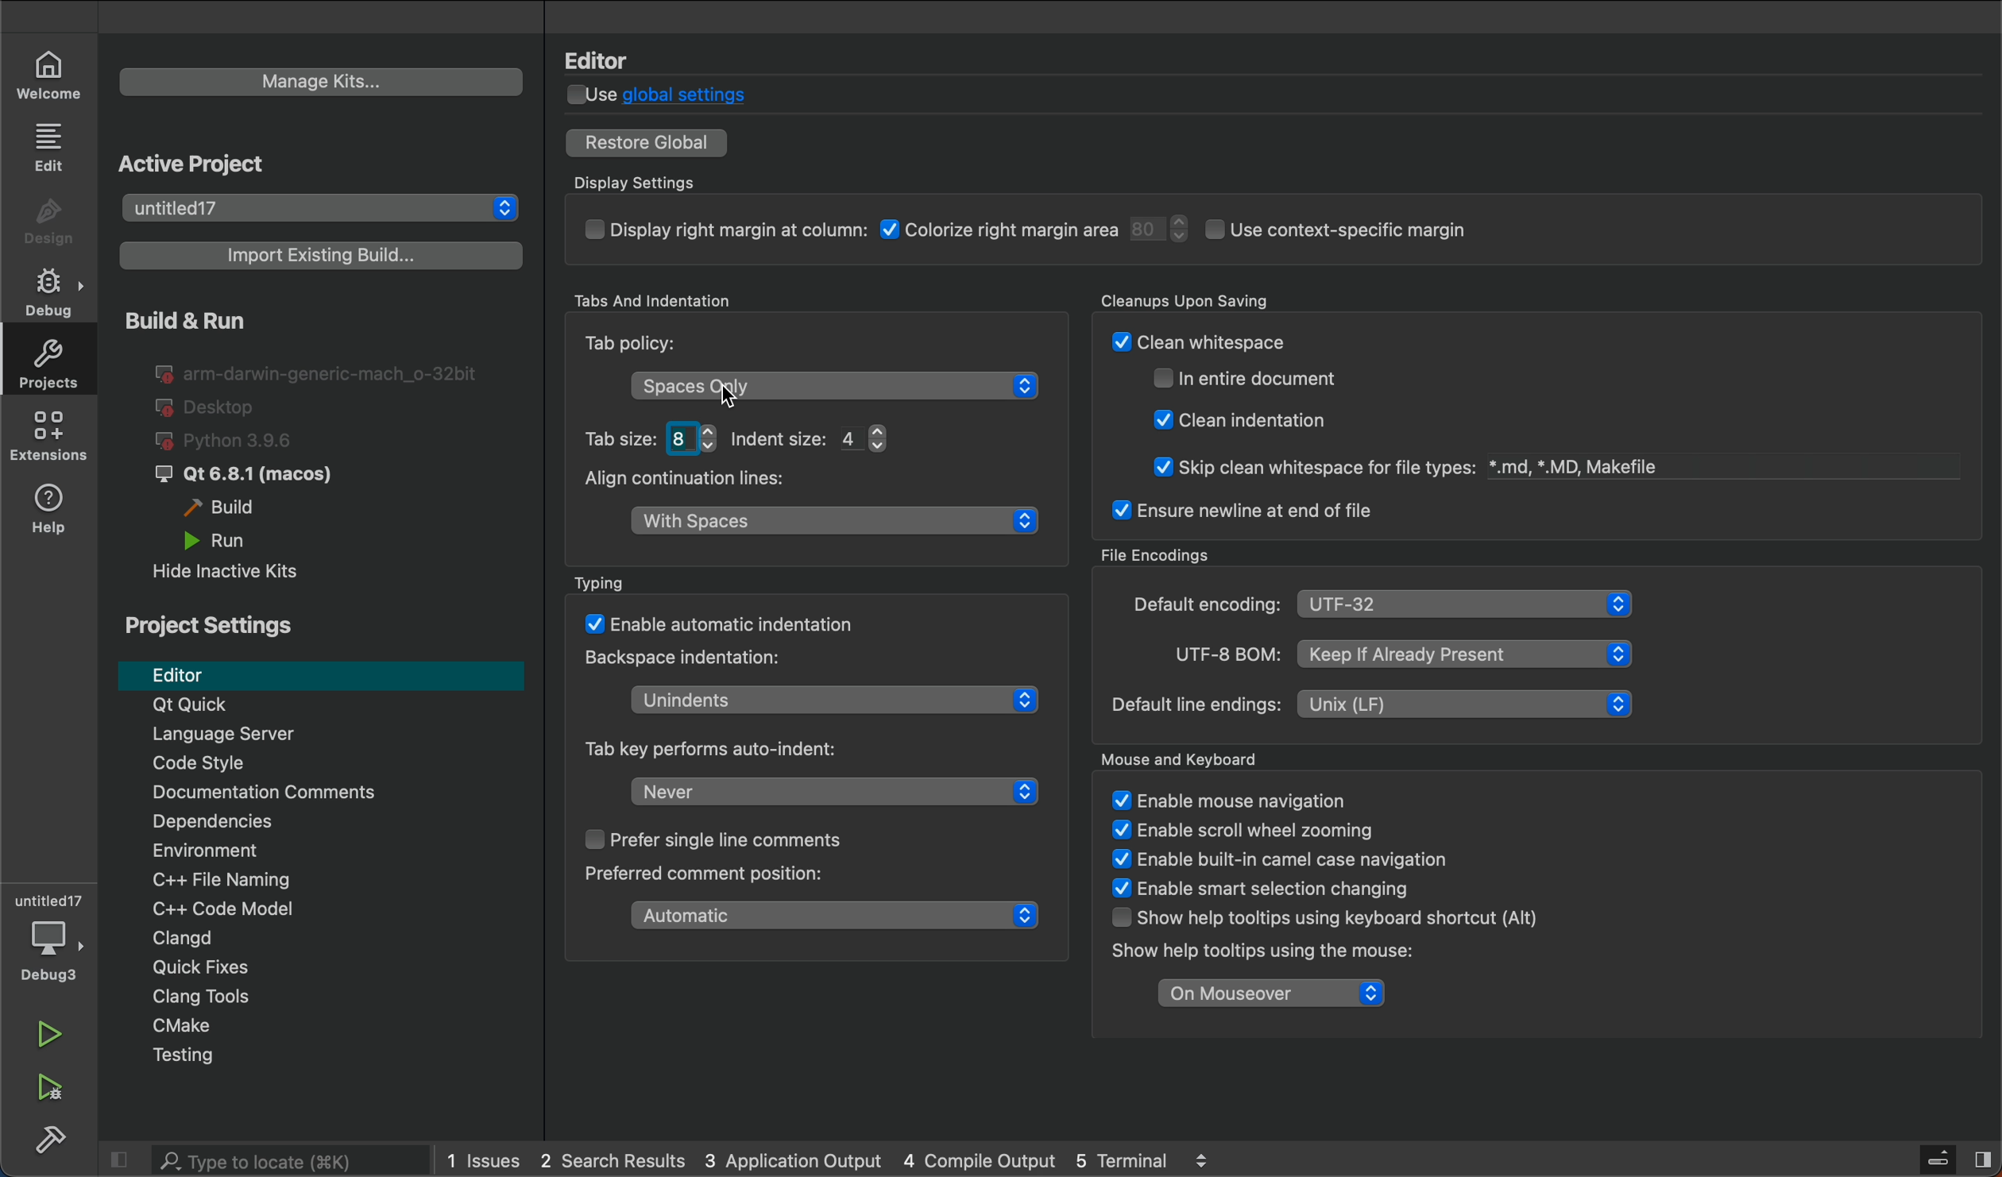 The width and height of the screenshot is (2002, 1177). What do you see at coordinates (210, 405) in the screenshot?
I see `desktop` at bounding box center [210, 405].